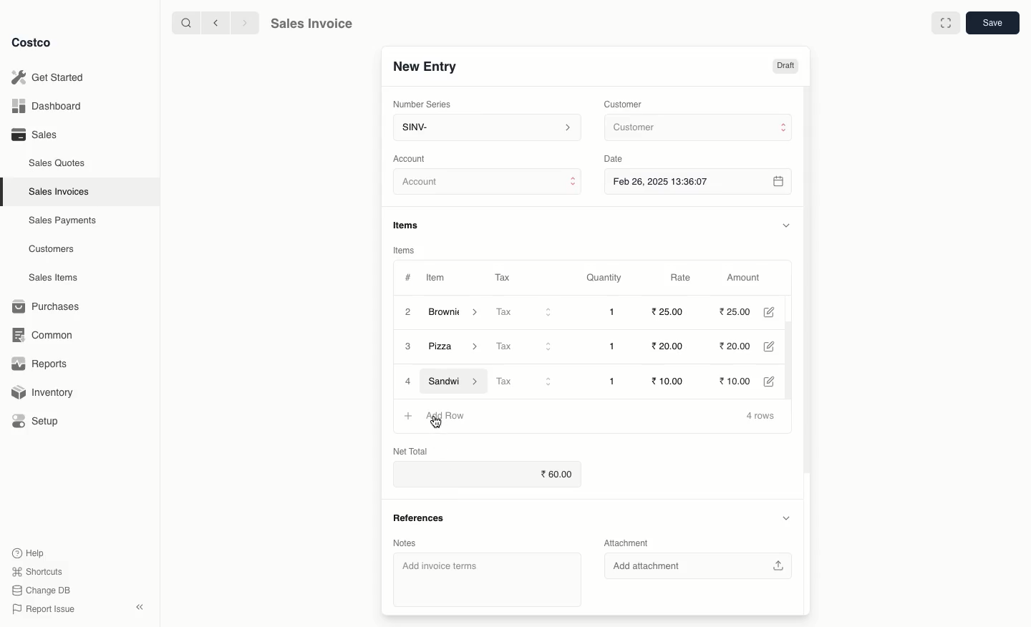 Image resolution: width=1031 pixels, height=627 pixels. What do you see at coordinates (44, 107) in the screenshot?
I see `Dashboard` at bounding box center [44, 107].